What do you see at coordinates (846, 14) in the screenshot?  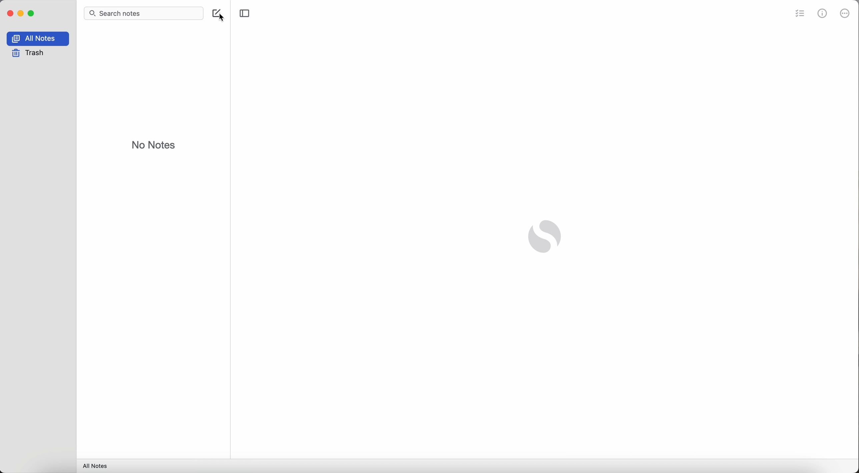 I see `more options` at bounding box center [846, 14].